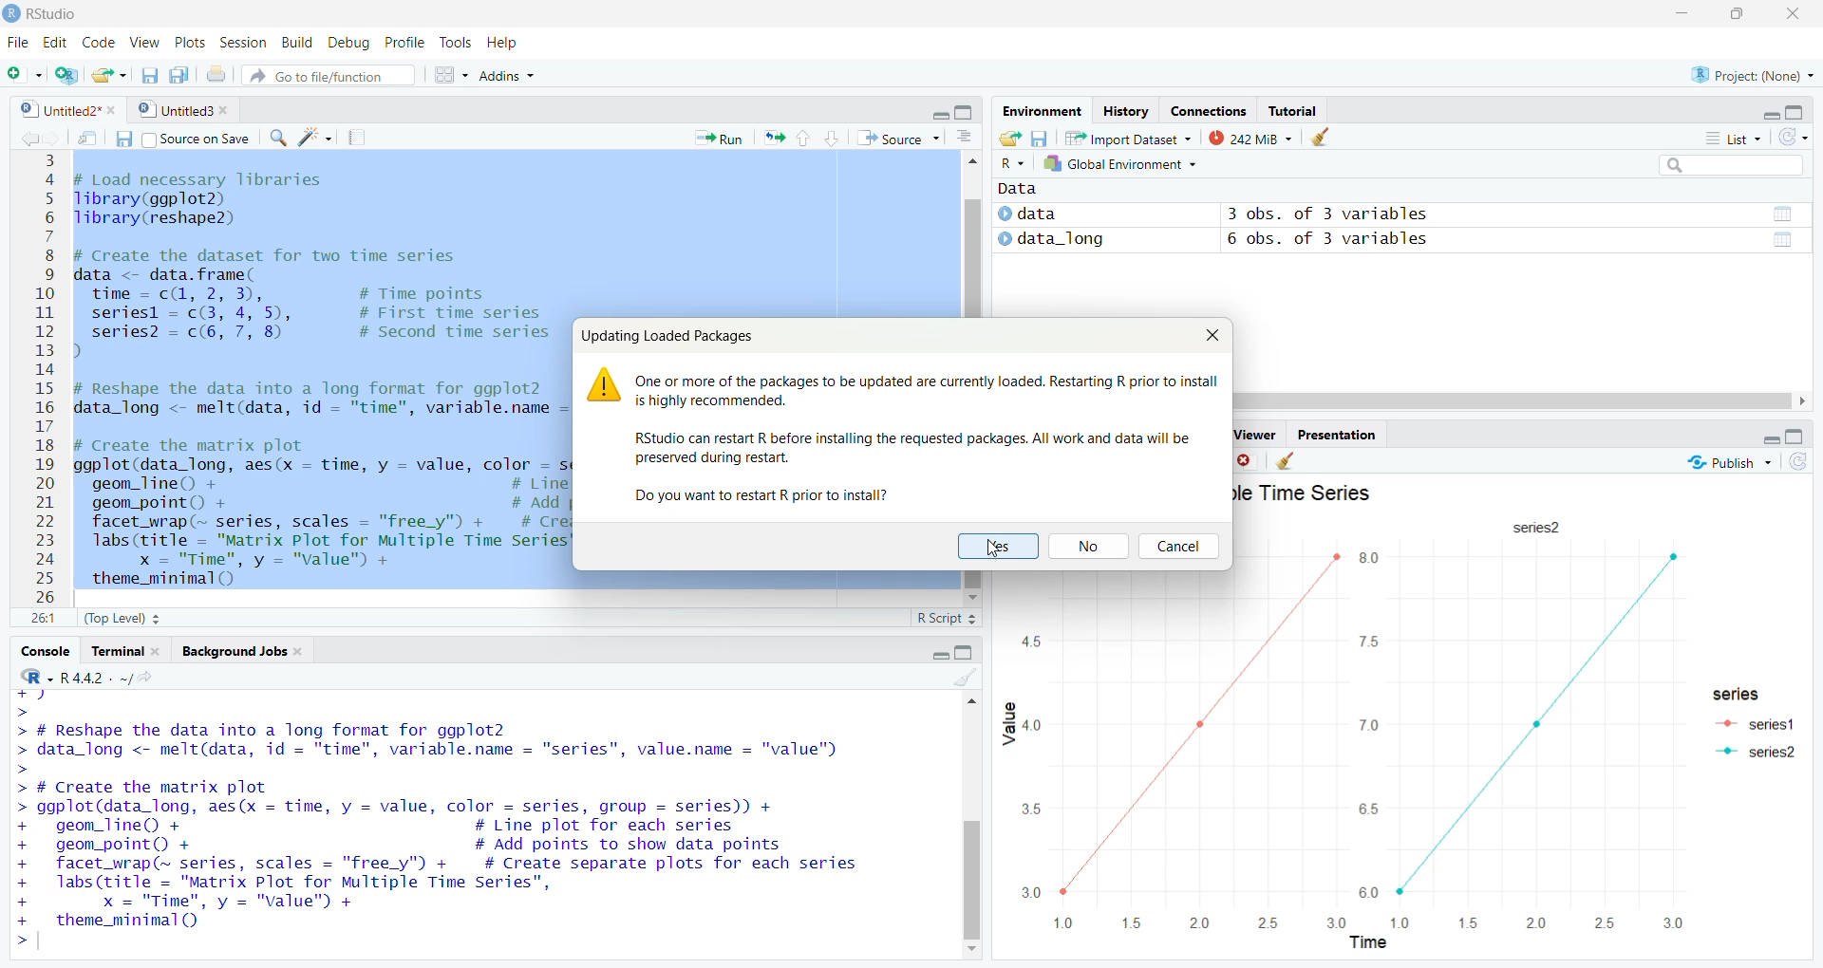 The width and height of the screenshot is (1823, 968). What do you see at coordinates (1793, 137) in the screenshot?
I see `Refresh Theme` at bounding box center [1793, 137].